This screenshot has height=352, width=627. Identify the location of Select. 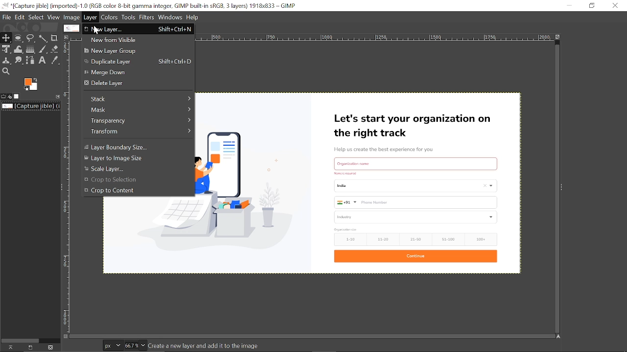
(37, 17).